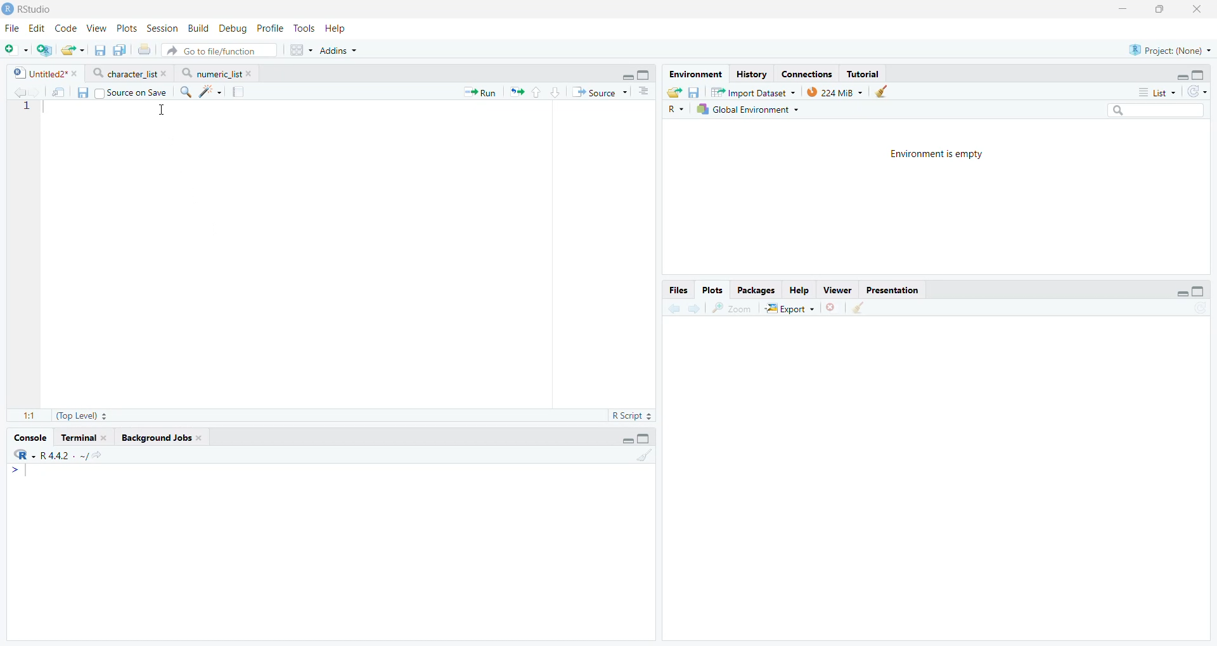 The width and height of the screenshot is (1217, 646). Describe the element at coordinates (16, 50) in the screenshot. I see `Open new file` at that location.